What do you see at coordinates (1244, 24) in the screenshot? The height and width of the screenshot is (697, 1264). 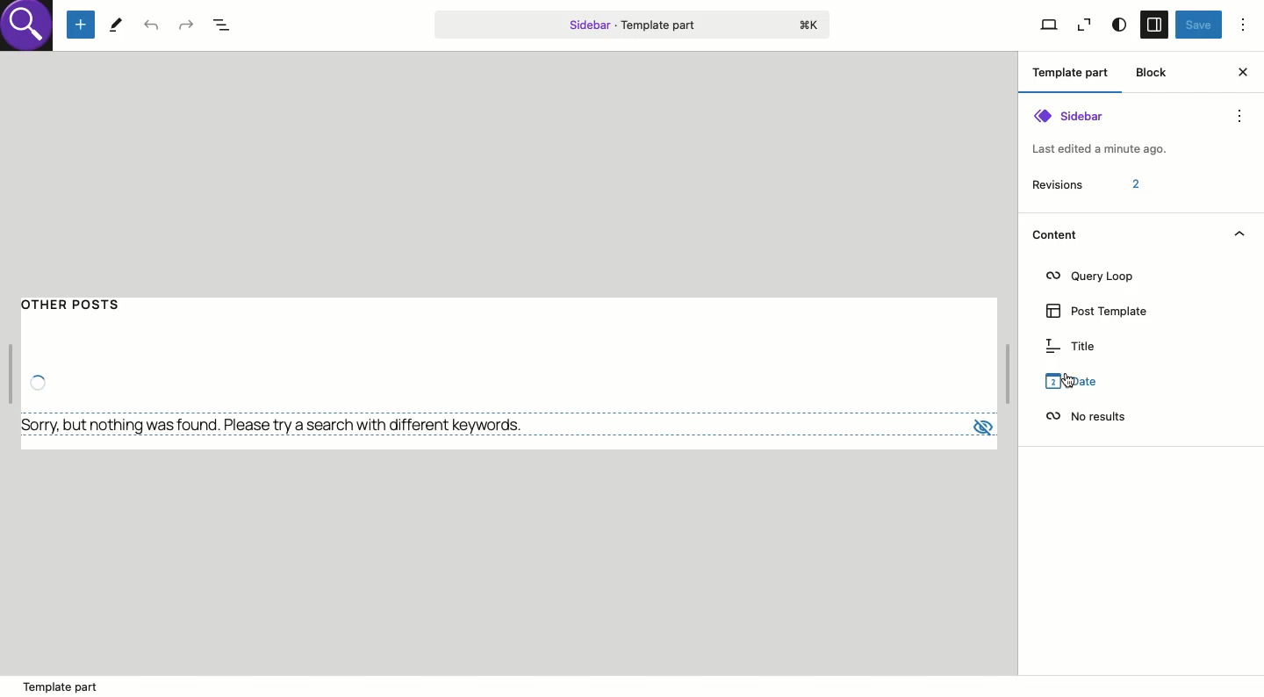 I see `Options` at bounding box center [1244, 24].